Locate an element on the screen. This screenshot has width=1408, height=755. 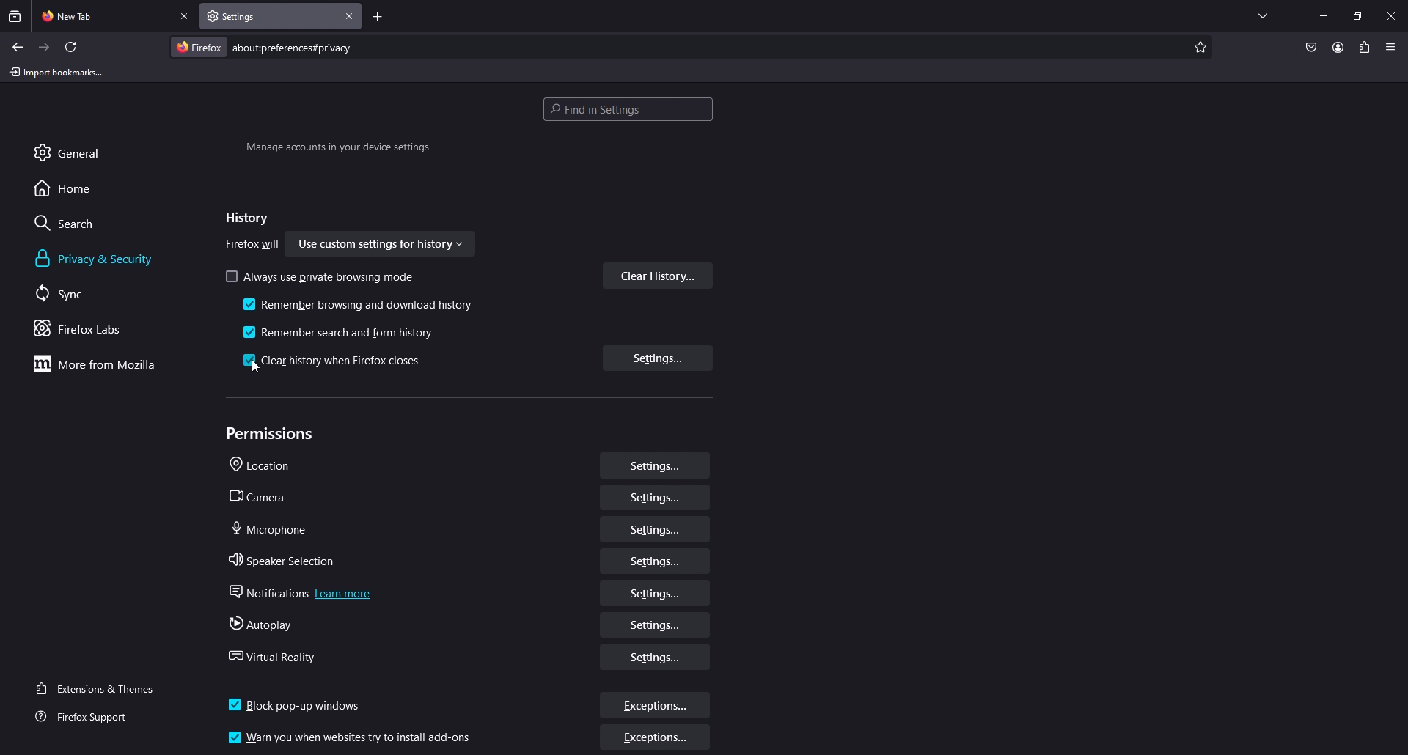
remember browsing and download history is located at coordinates (360, 306).